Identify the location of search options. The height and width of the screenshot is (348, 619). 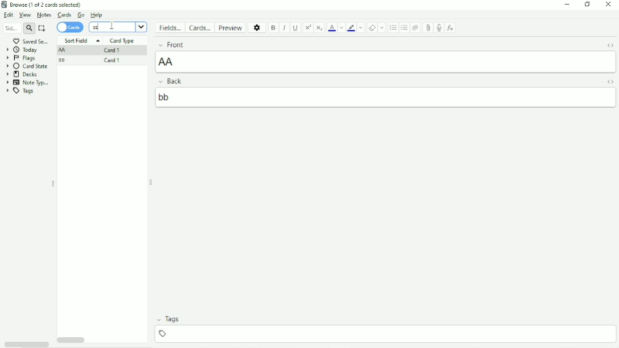
(142, 27).